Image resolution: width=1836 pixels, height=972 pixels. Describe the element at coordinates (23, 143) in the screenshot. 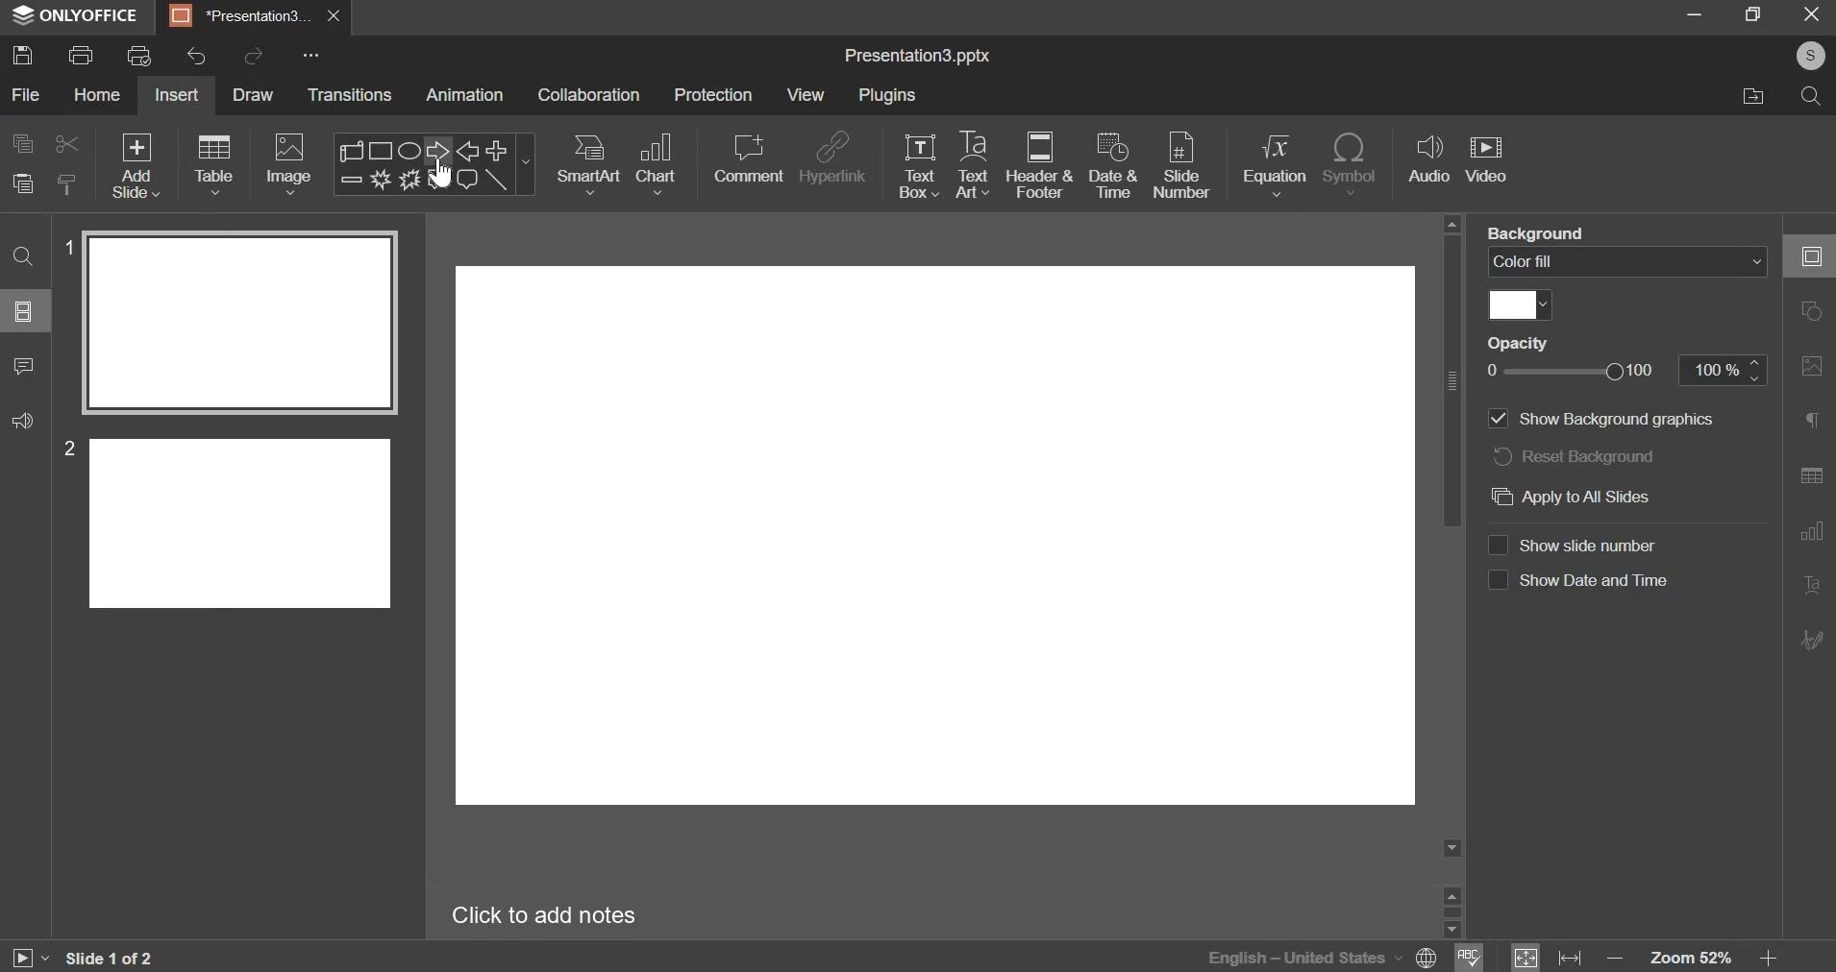

I see `copy` at that location.